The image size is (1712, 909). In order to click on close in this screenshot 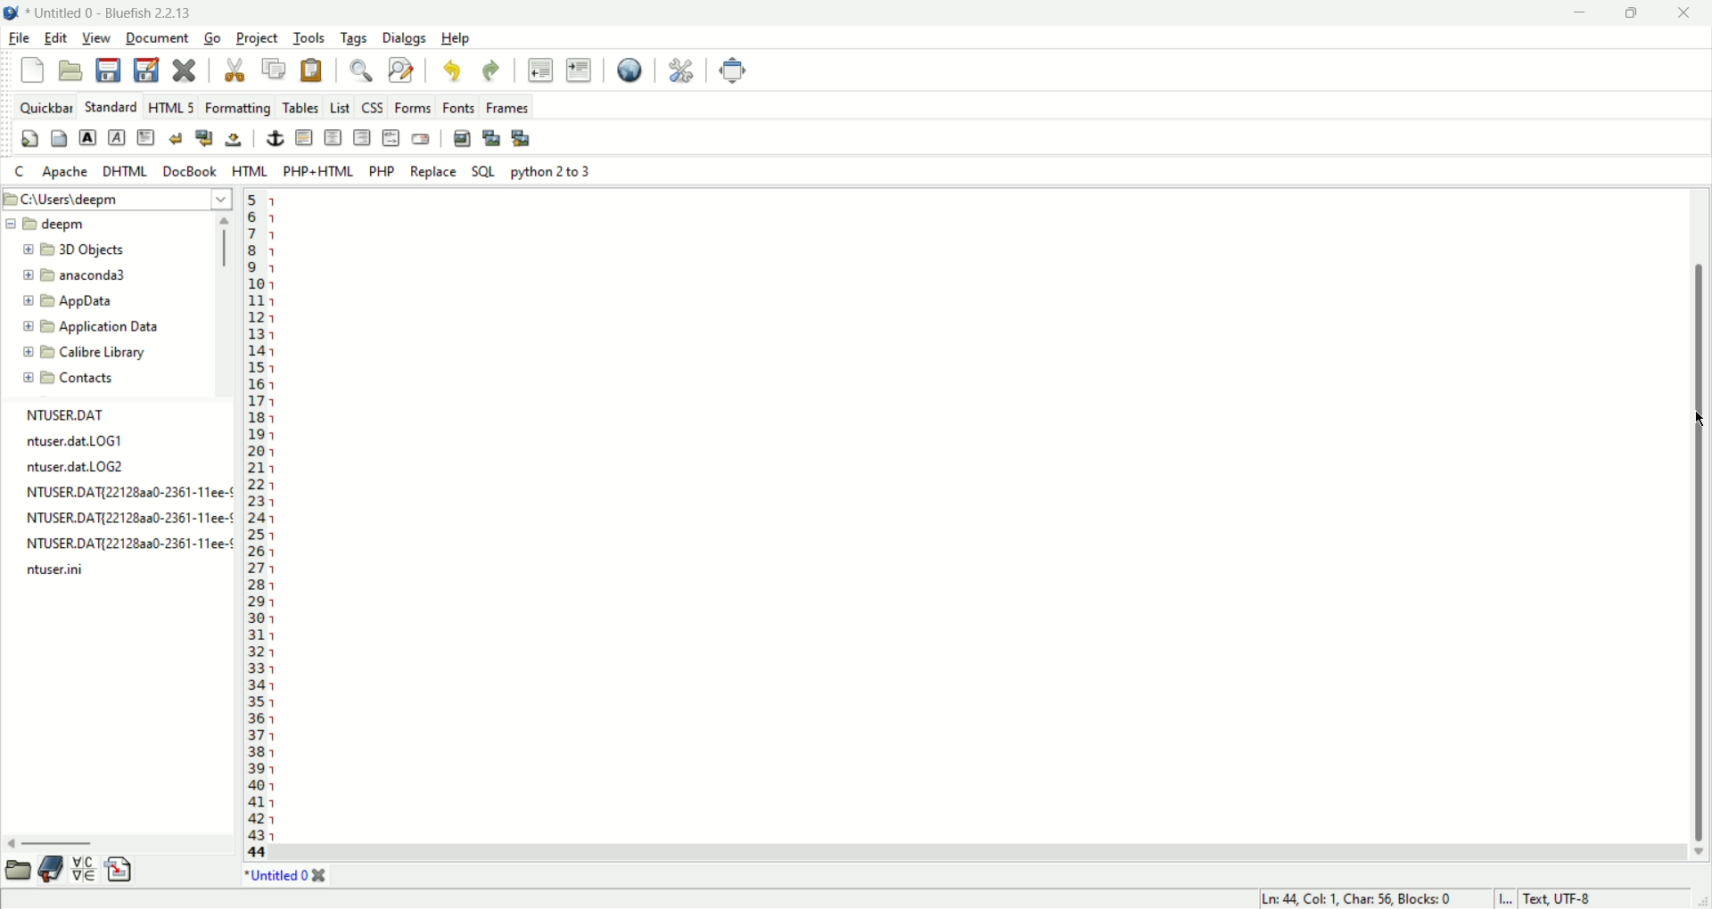, I will do `click(320, 876)`.